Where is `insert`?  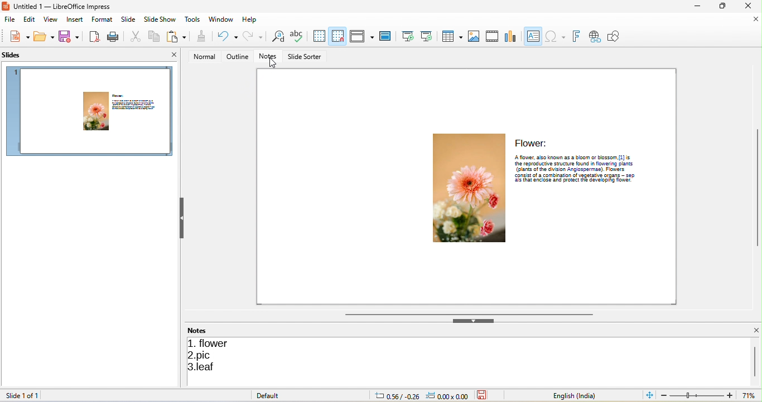 insert is located at coordinates (75, 19).